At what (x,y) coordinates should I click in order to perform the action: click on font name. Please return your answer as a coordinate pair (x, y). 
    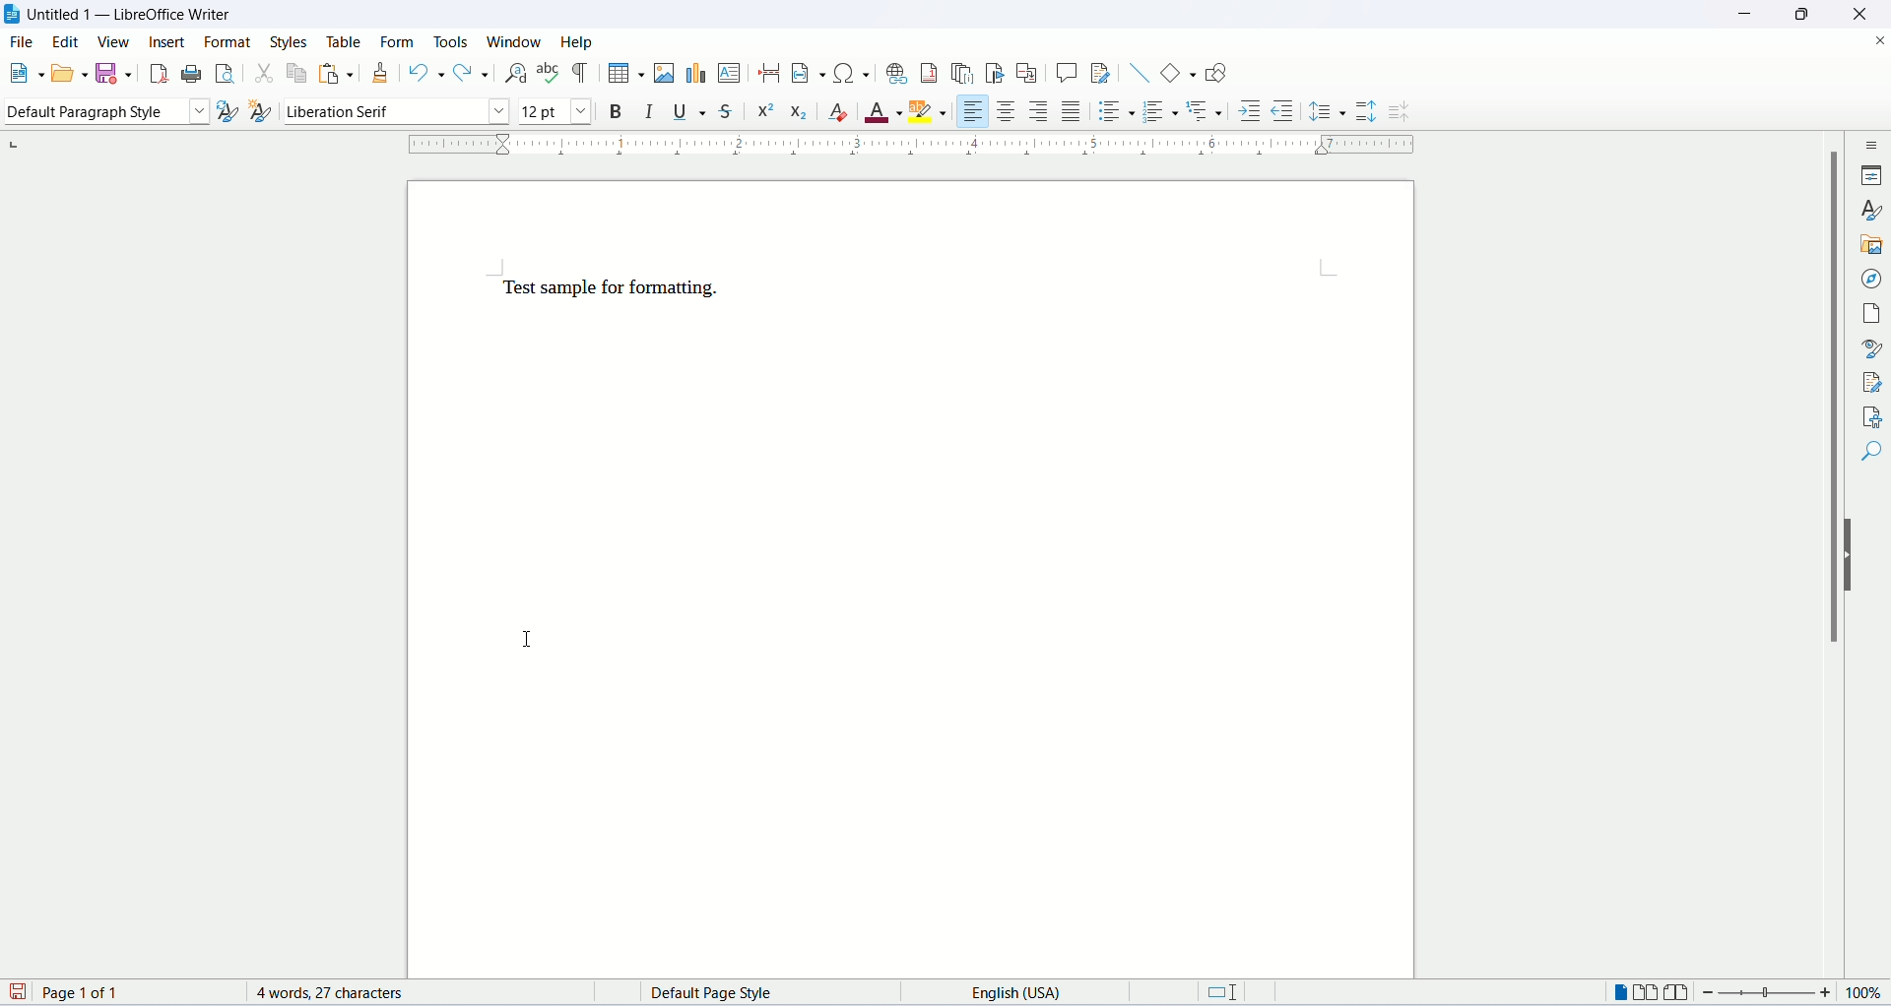
    Looking at the image, I should click on (395, 110).